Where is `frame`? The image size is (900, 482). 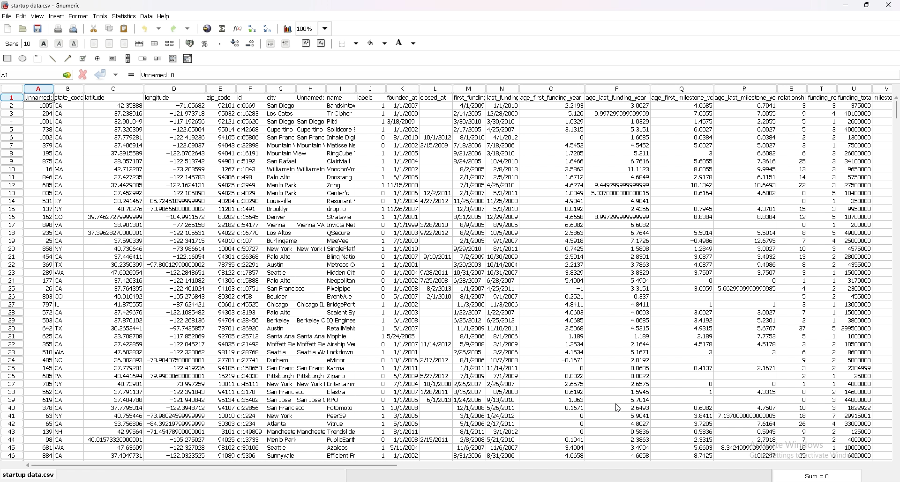 frame is located at coordinates (38, 58).